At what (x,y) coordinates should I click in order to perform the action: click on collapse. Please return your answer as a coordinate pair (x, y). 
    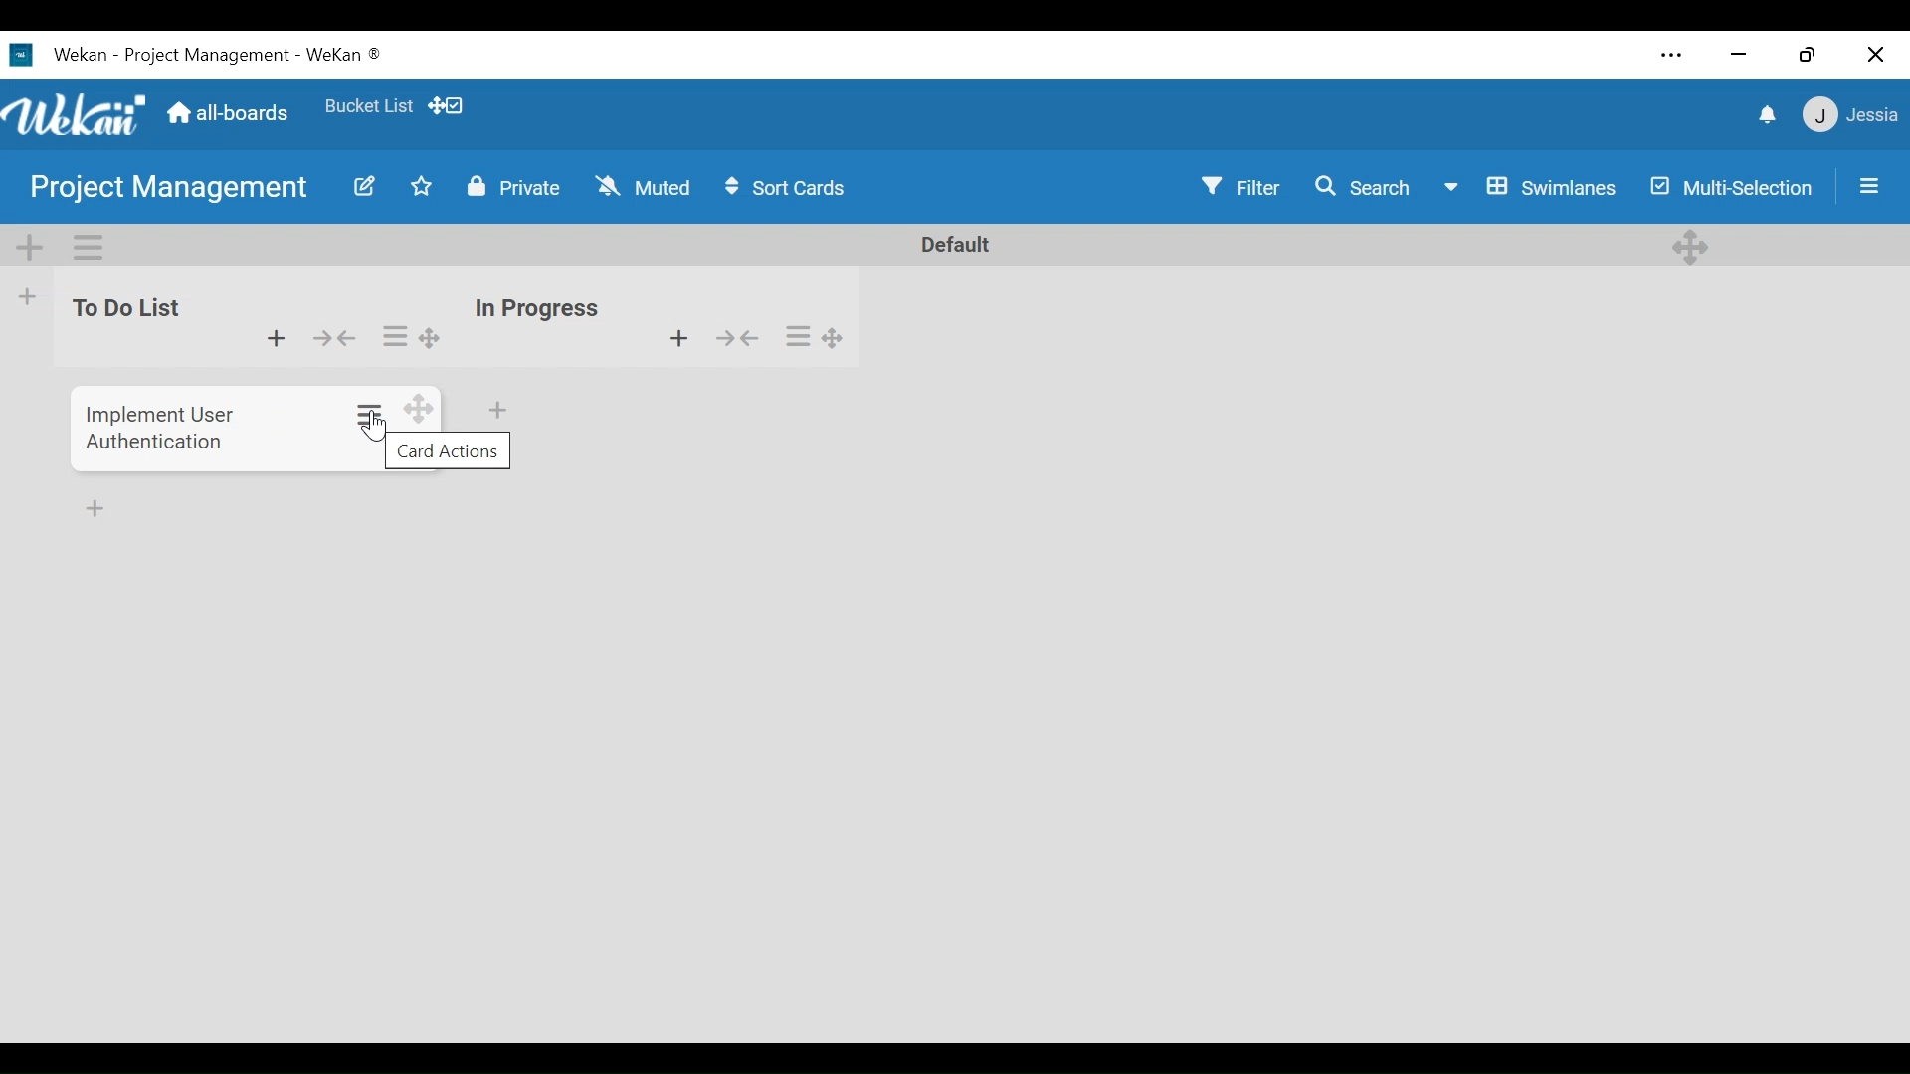
    Looking at the image, I should click on (336, 338).